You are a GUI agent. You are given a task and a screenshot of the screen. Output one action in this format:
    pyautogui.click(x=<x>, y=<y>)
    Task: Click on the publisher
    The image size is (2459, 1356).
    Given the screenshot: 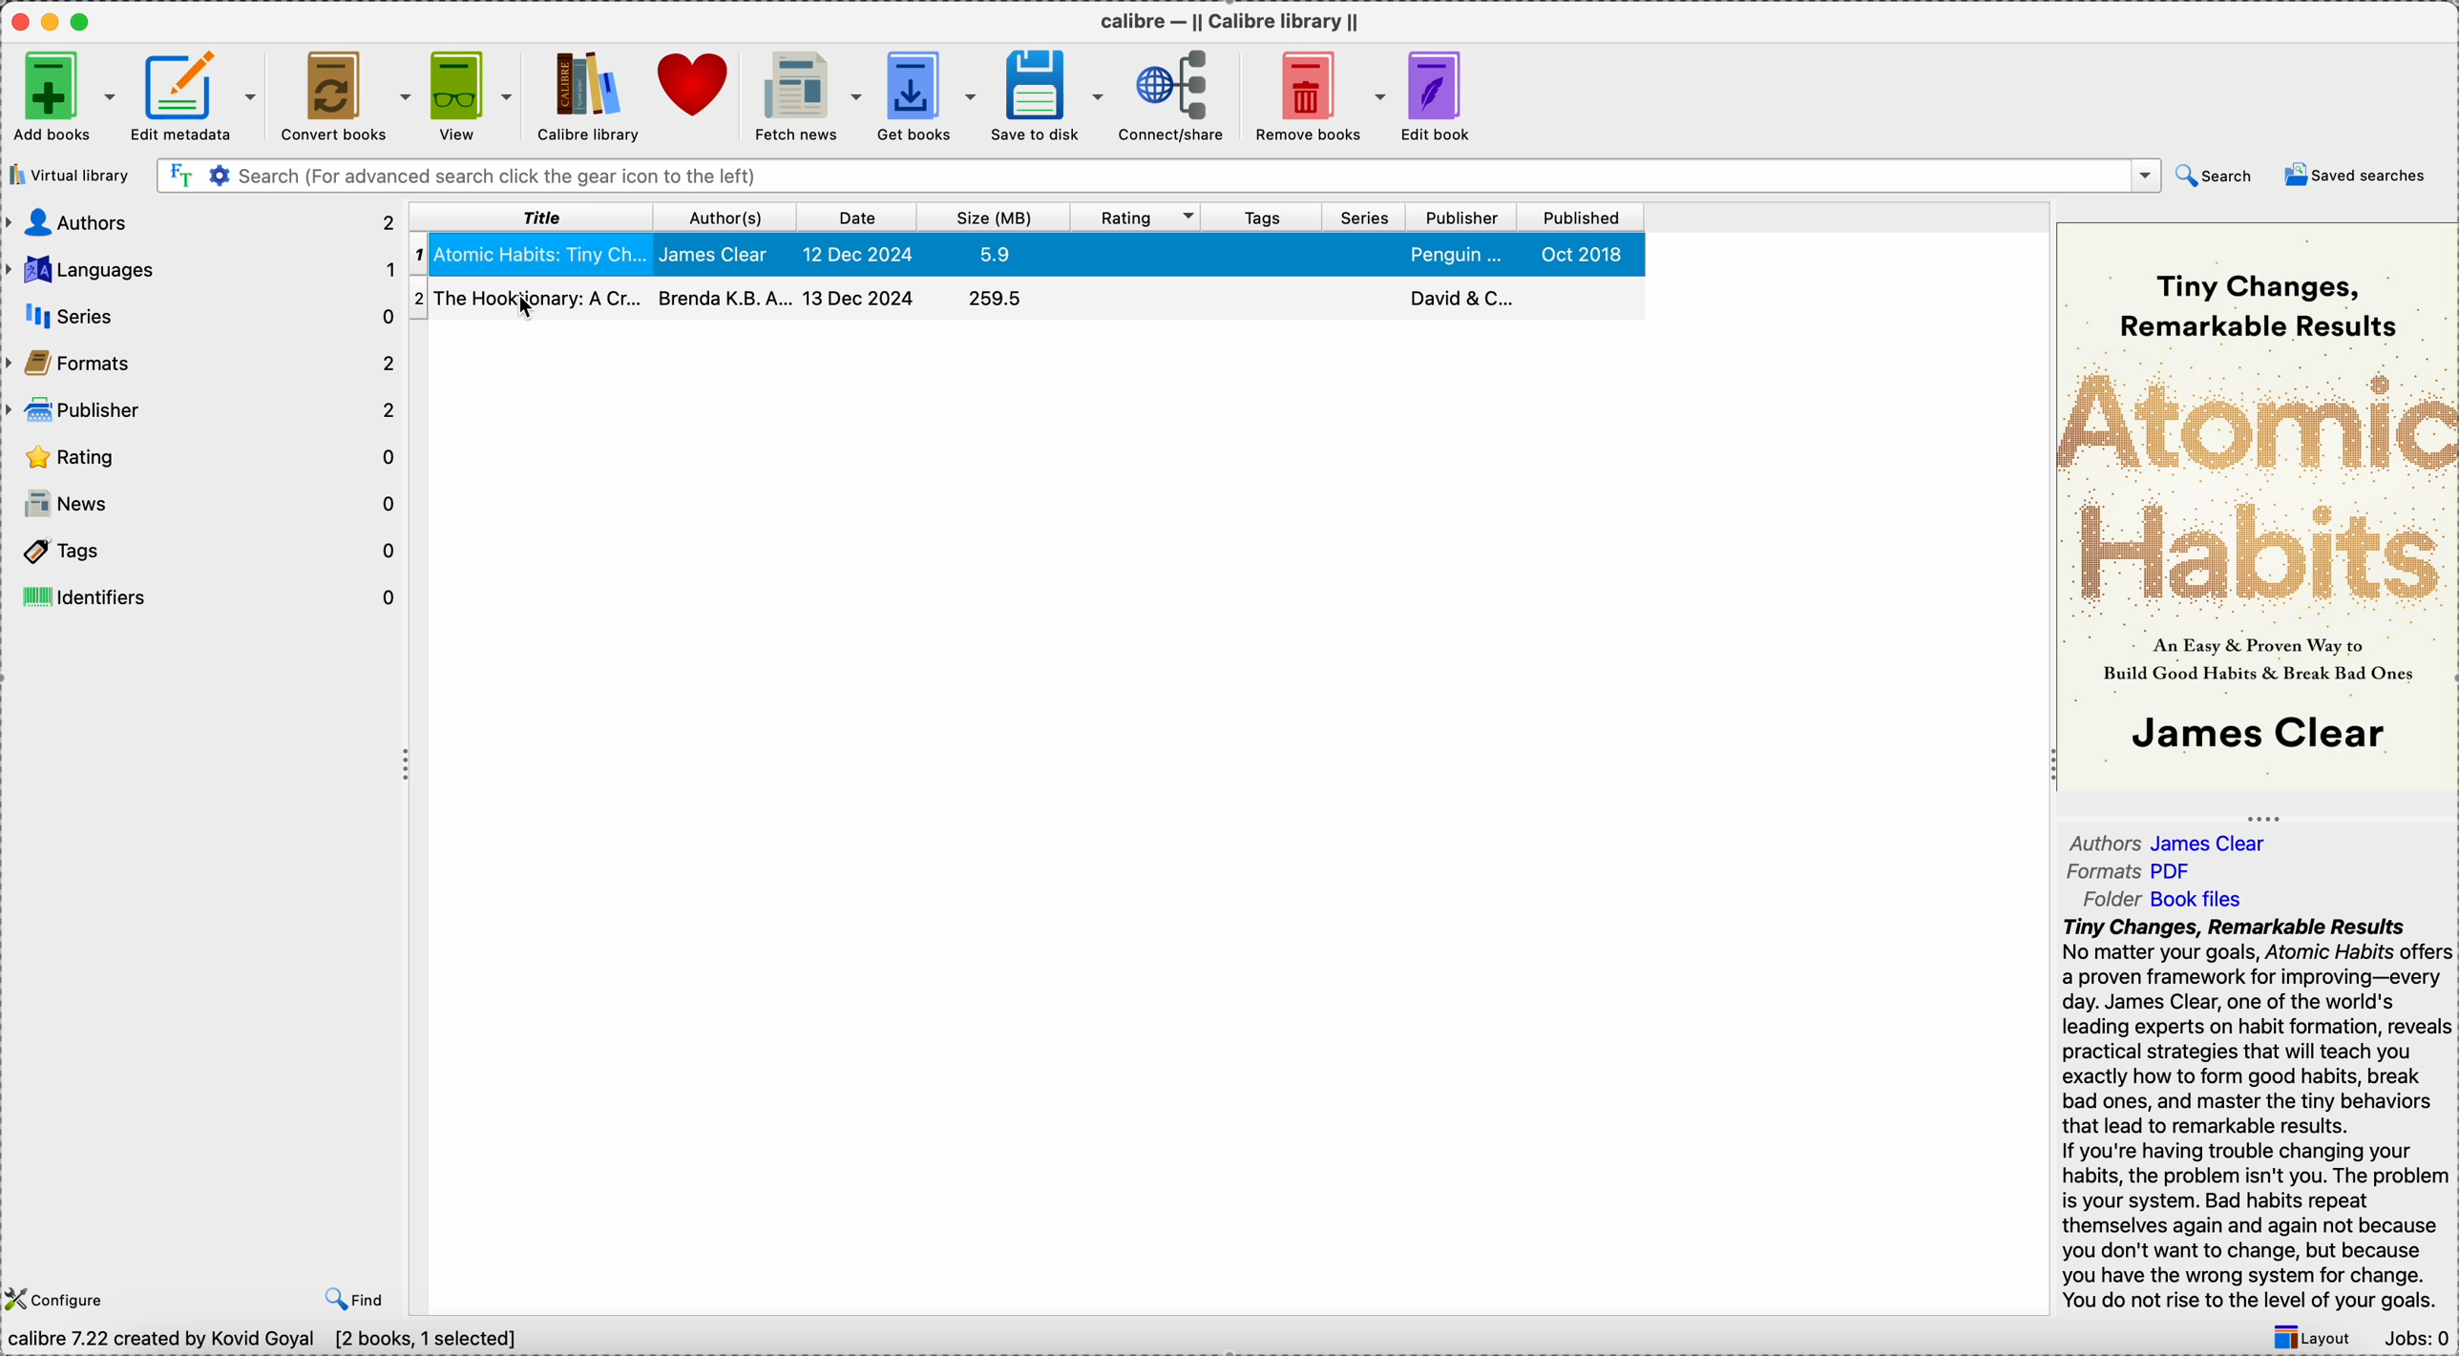 What is the action you would take?
    pyautogui.click(x=201, y=410)
    